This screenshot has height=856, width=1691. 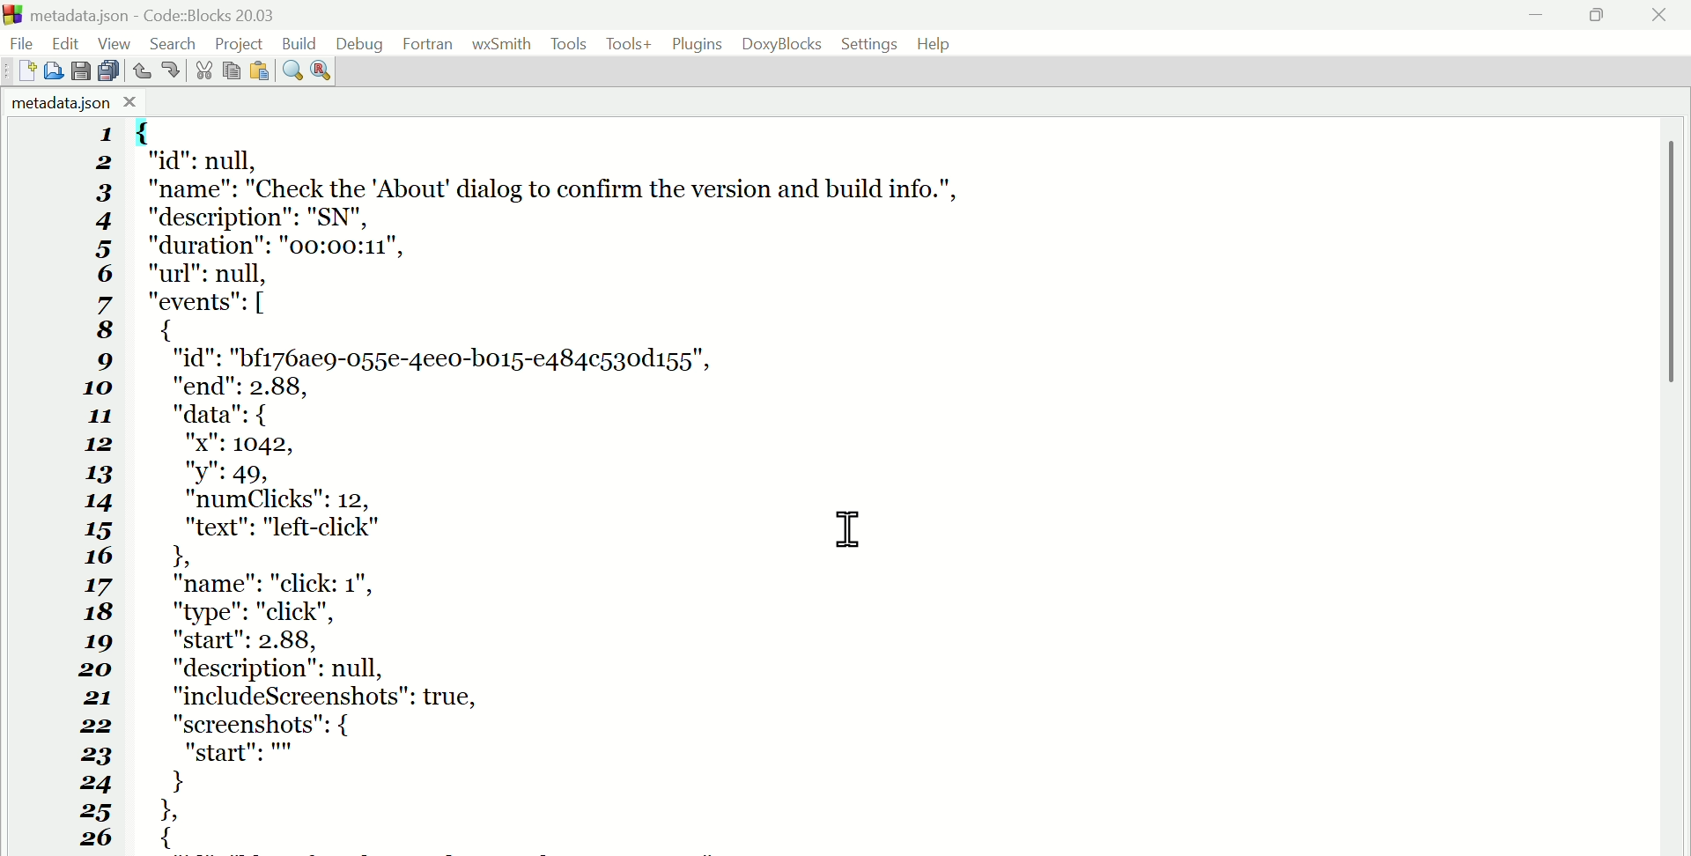 What do you see at coordinates (1660, 16) in the screenshot?
I see `Close` at bounding box center [1660, 16].